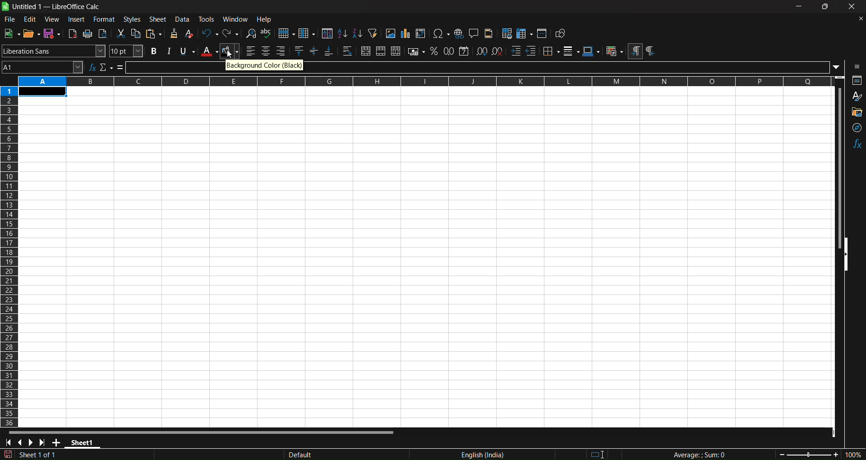 The height and width of the screenshot is (460, 866). I want to click on conditional, so click(614, 51).